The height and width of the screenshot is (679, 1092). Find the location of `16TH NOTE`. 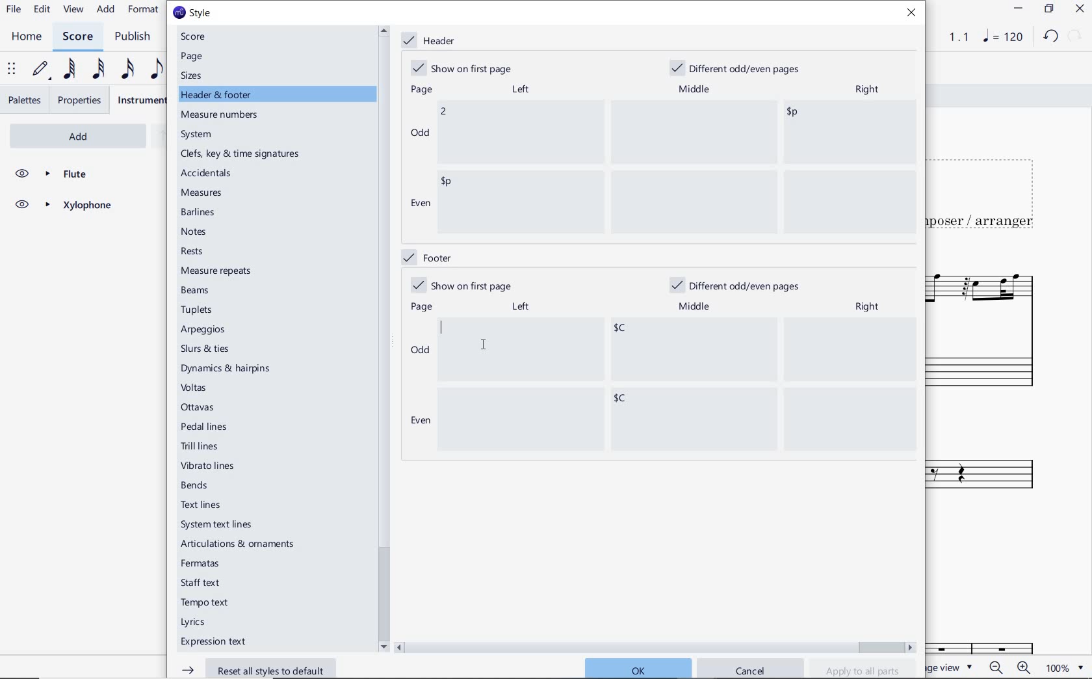

16TH NOTE is located at coordinates (127, 68).